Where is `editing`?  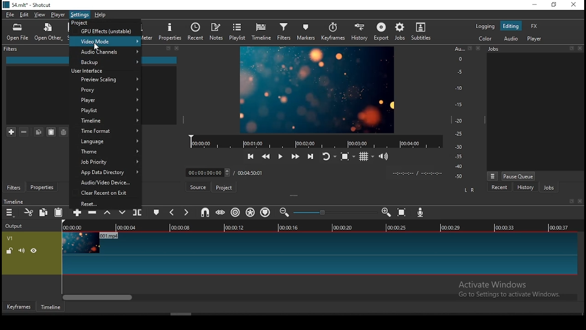 editing is located at coordinates (511, 26).